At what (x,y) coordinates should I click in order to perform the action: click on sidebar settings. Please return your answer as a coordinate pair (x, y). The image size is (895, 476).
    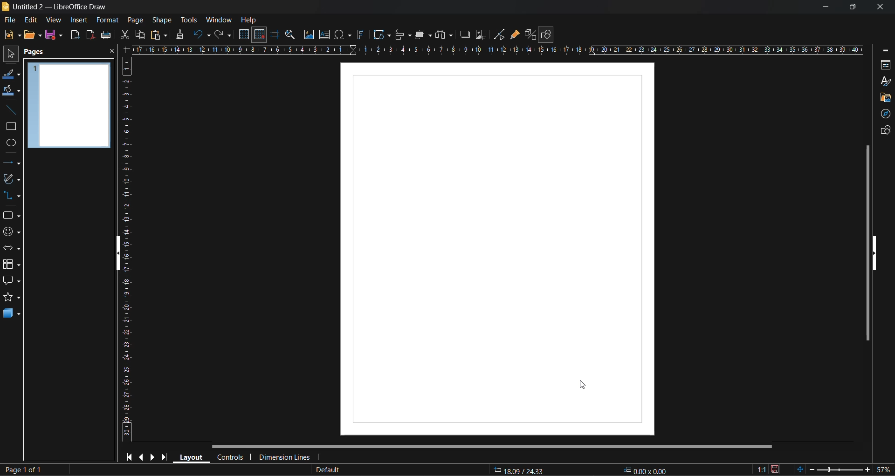
    Looking at the image, I should click on (887, 51).